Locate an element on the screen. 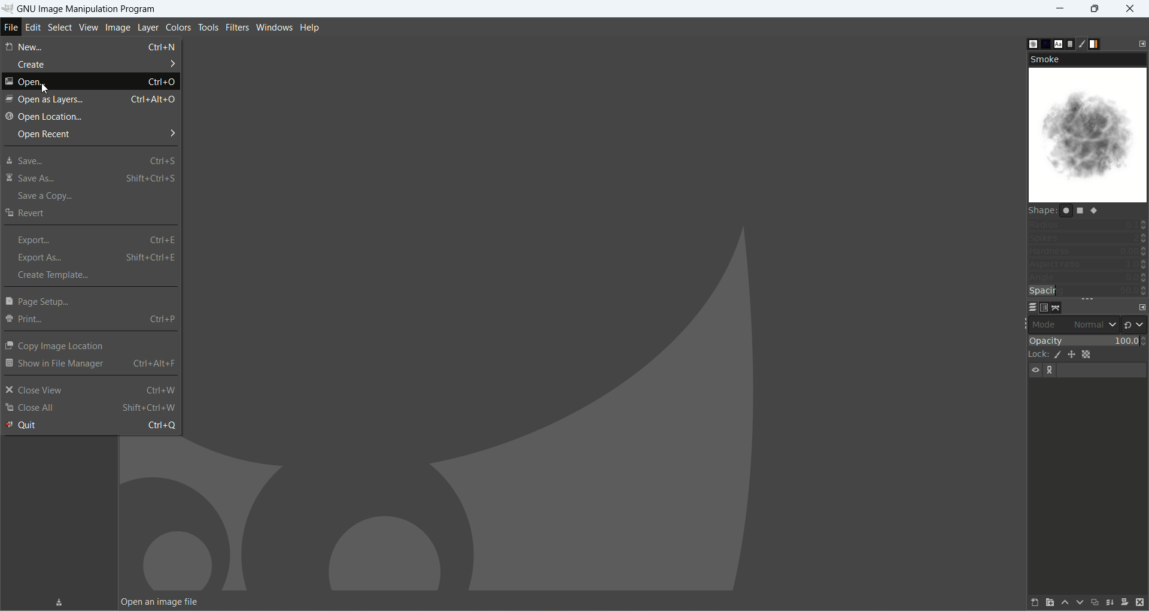 The width and height of the screenshot is (1149, 612). create a new layer is located at coordinates (1048, 603).